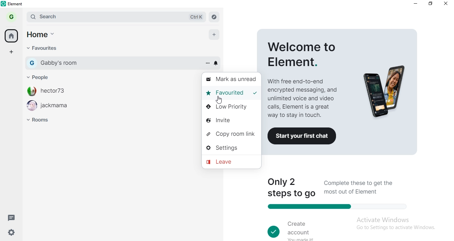 This screenshot has height=241, width=454. What do you see at coordinates (16, 4) in the screenshot?
I see `element` at bounding box center [16, 4].